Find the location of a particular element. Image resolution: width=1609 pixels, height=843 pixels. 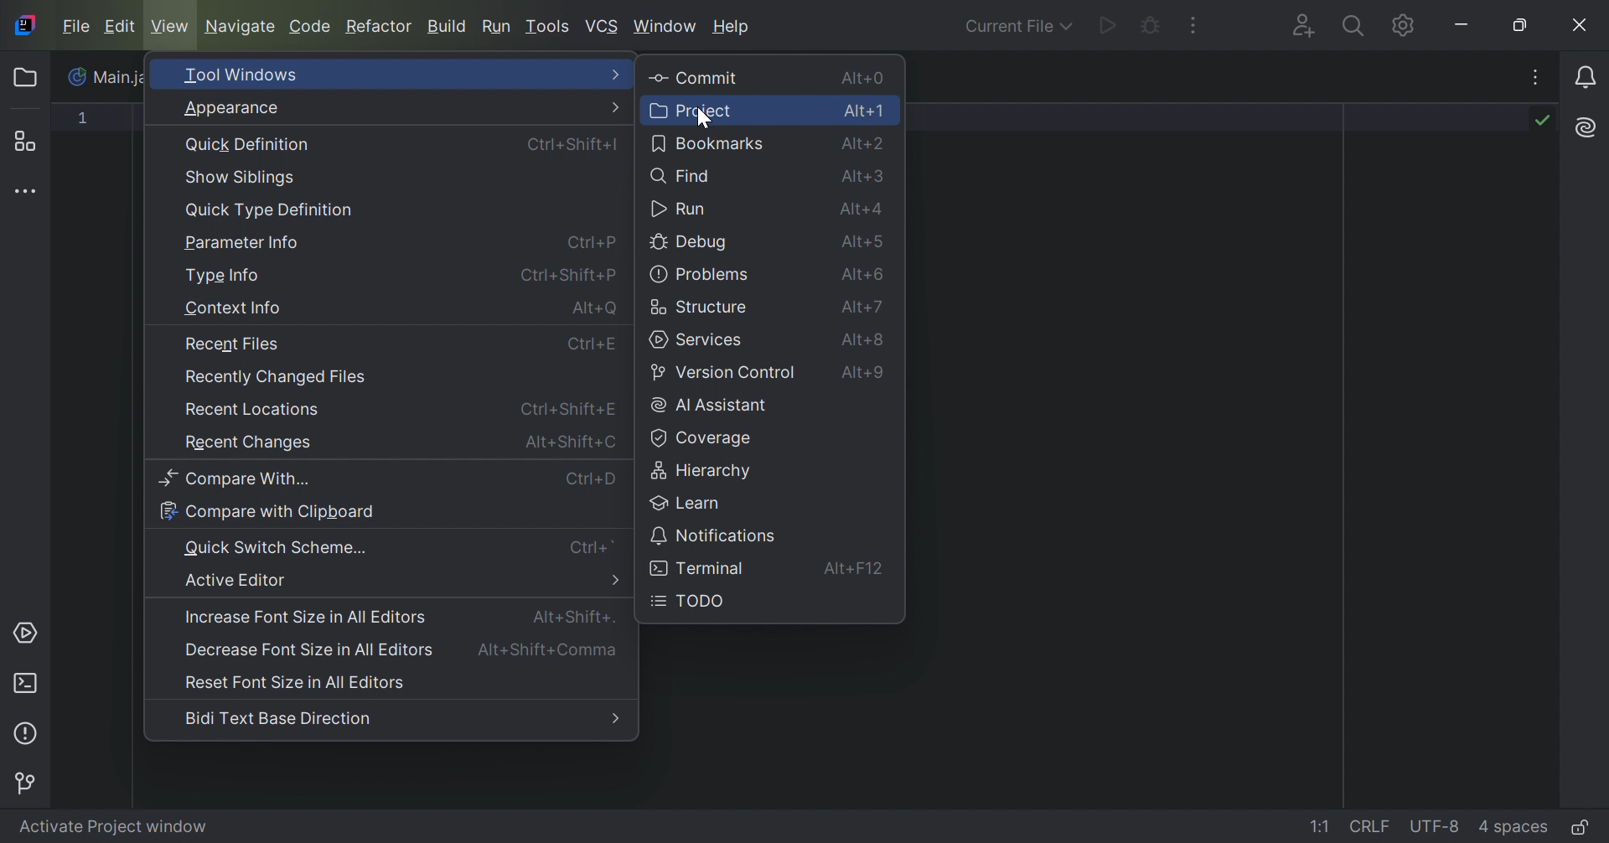

Updates available. IDE and Project Settings. is located at coordinates (1399, 25).